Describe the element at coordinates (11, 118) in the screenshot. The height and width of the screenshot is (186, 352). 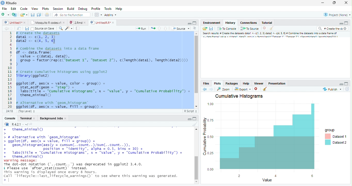
I see `Console` at that location.